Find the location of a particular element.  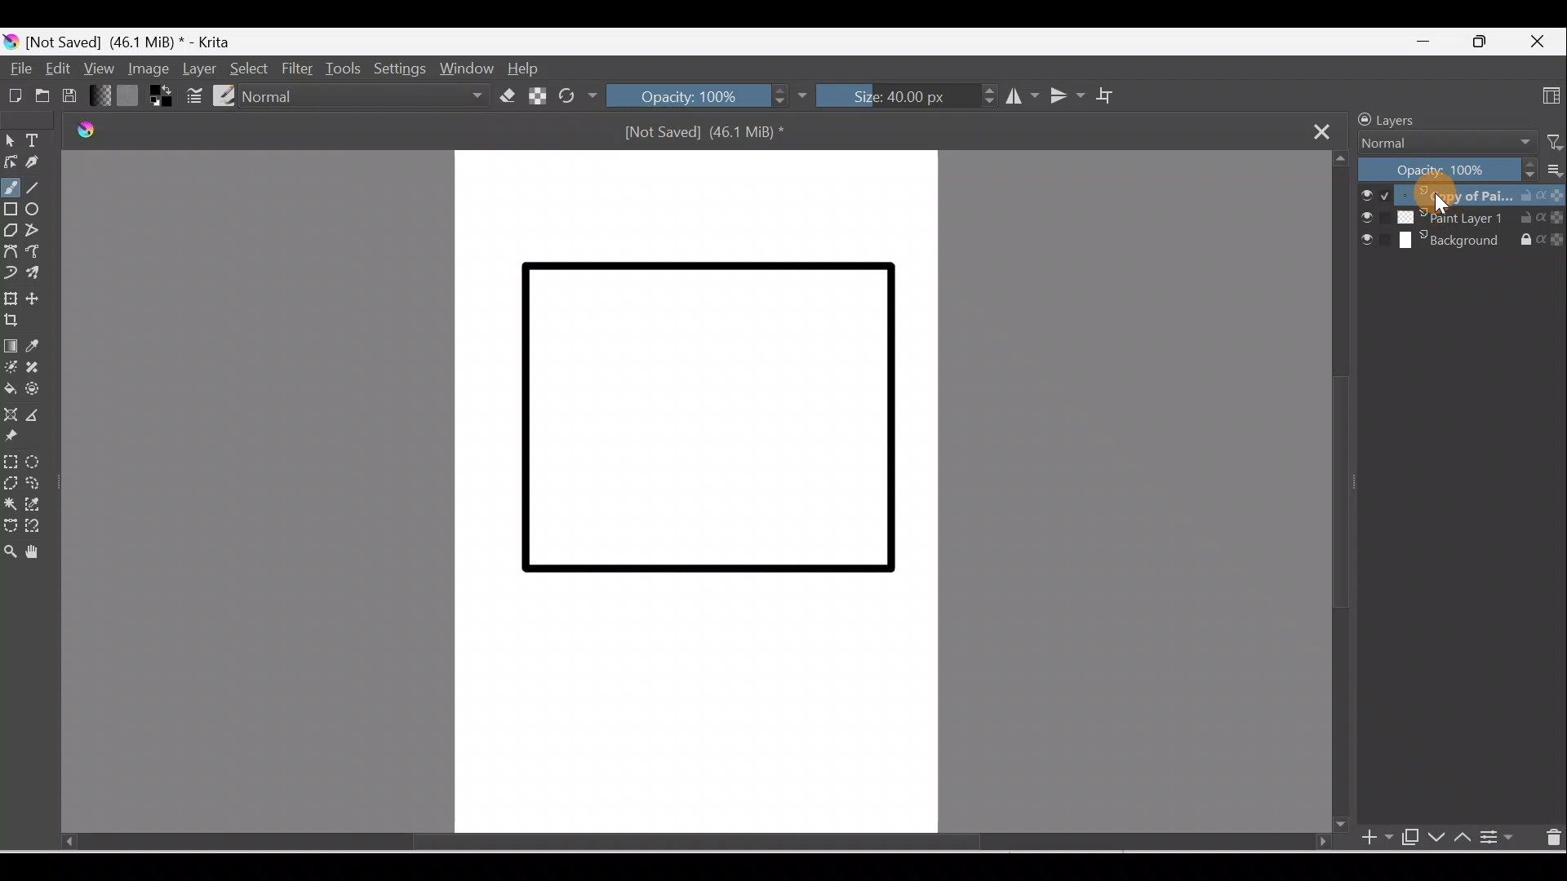

Line tool is located at coordinates (37, 188).